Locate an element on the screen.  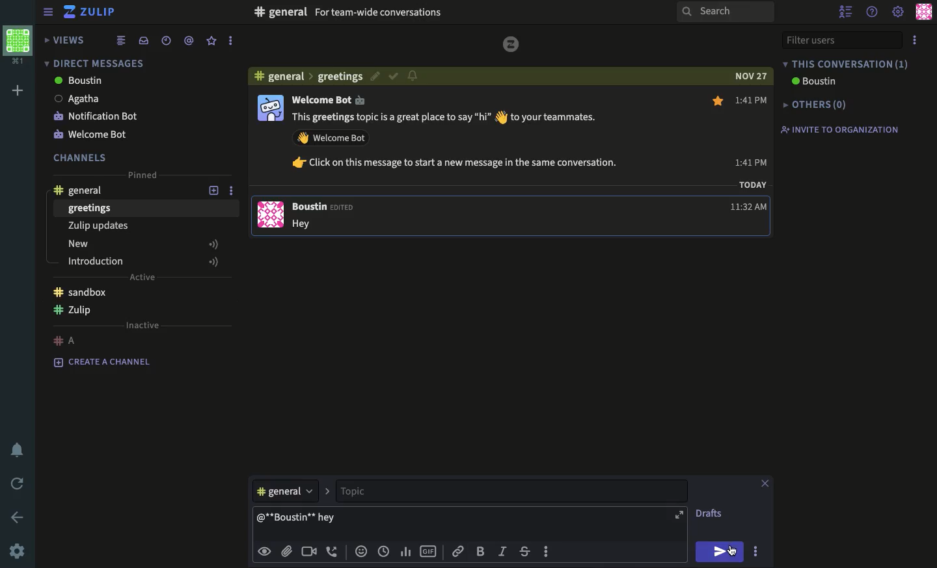
star is located at coordinates (717, 100).